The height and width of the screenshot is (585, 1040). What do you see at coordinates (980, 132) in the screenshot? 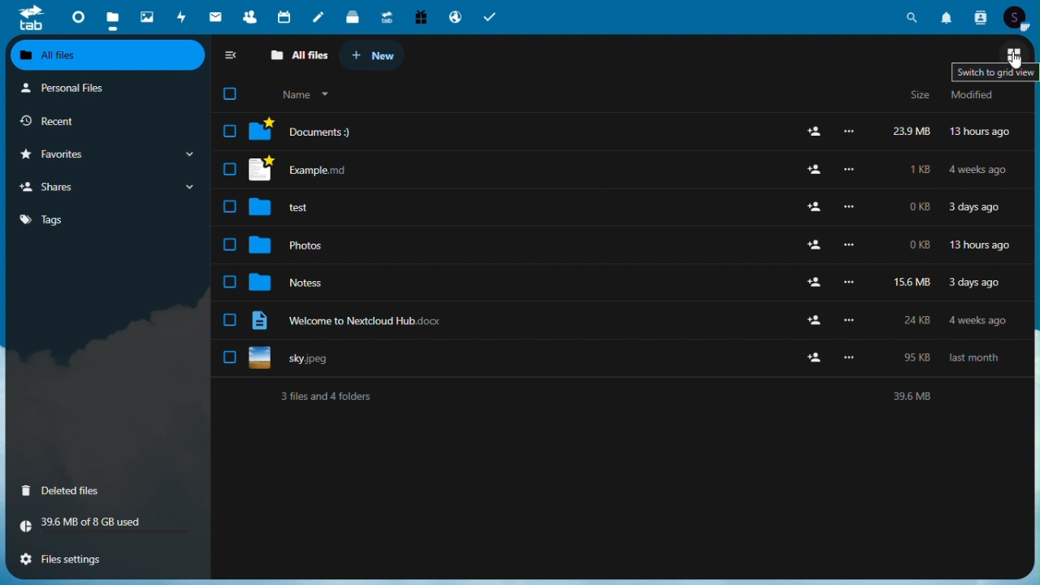
I see `13 hours ago` at bounding box center [980, 132].